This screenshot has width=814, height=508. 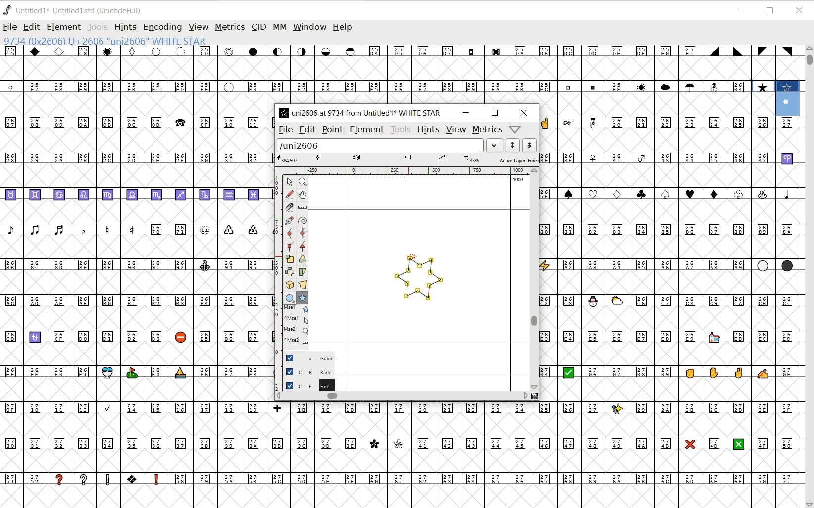 What do you see at coordinates (361, 112) in the screenshot?
I see `uni2606 at 9734 from Untitled 1* WHITE STAR` at bounding box center [361, 112].